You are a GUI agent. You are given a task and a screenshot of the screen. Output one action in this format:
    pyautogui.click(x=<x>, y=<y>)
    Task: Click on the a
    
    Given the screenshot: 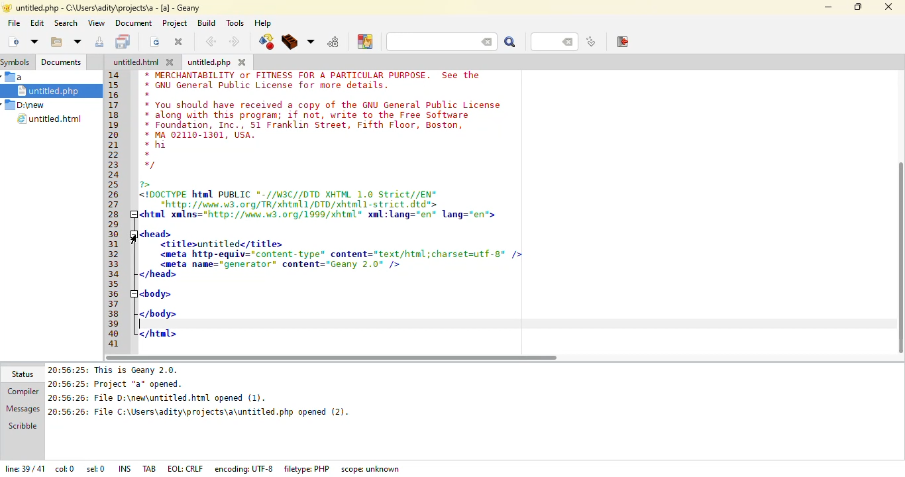 What is the action you would take?
    pyautogui.click(x=15, y=76)
    